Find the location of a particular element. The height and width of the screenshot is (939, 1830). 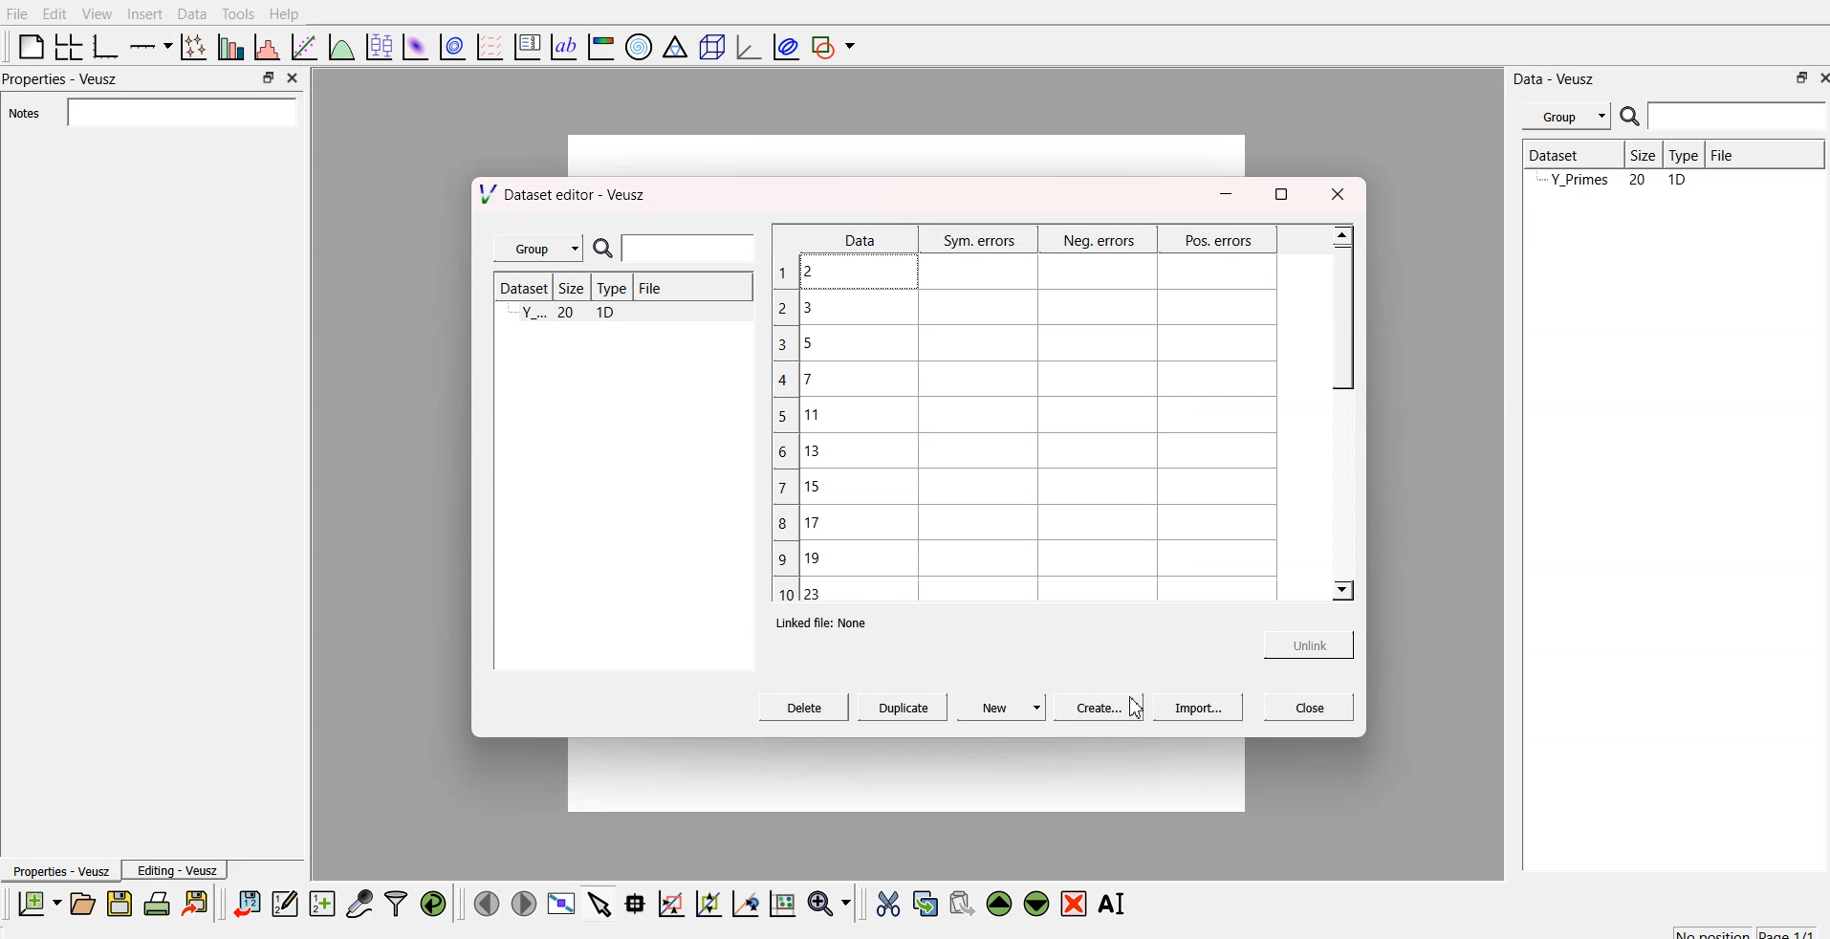

remove the selected widget is located at coordinates (1078, 904).